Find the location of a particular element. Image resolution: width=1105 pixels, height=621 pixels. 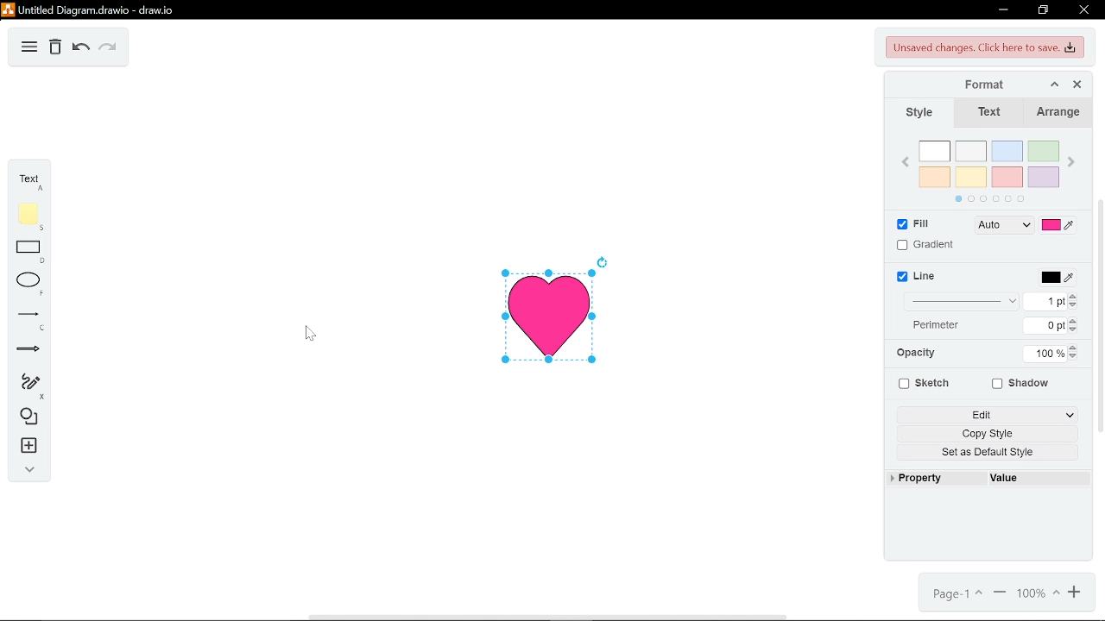

shadow is located at coordinates (1021, 385).